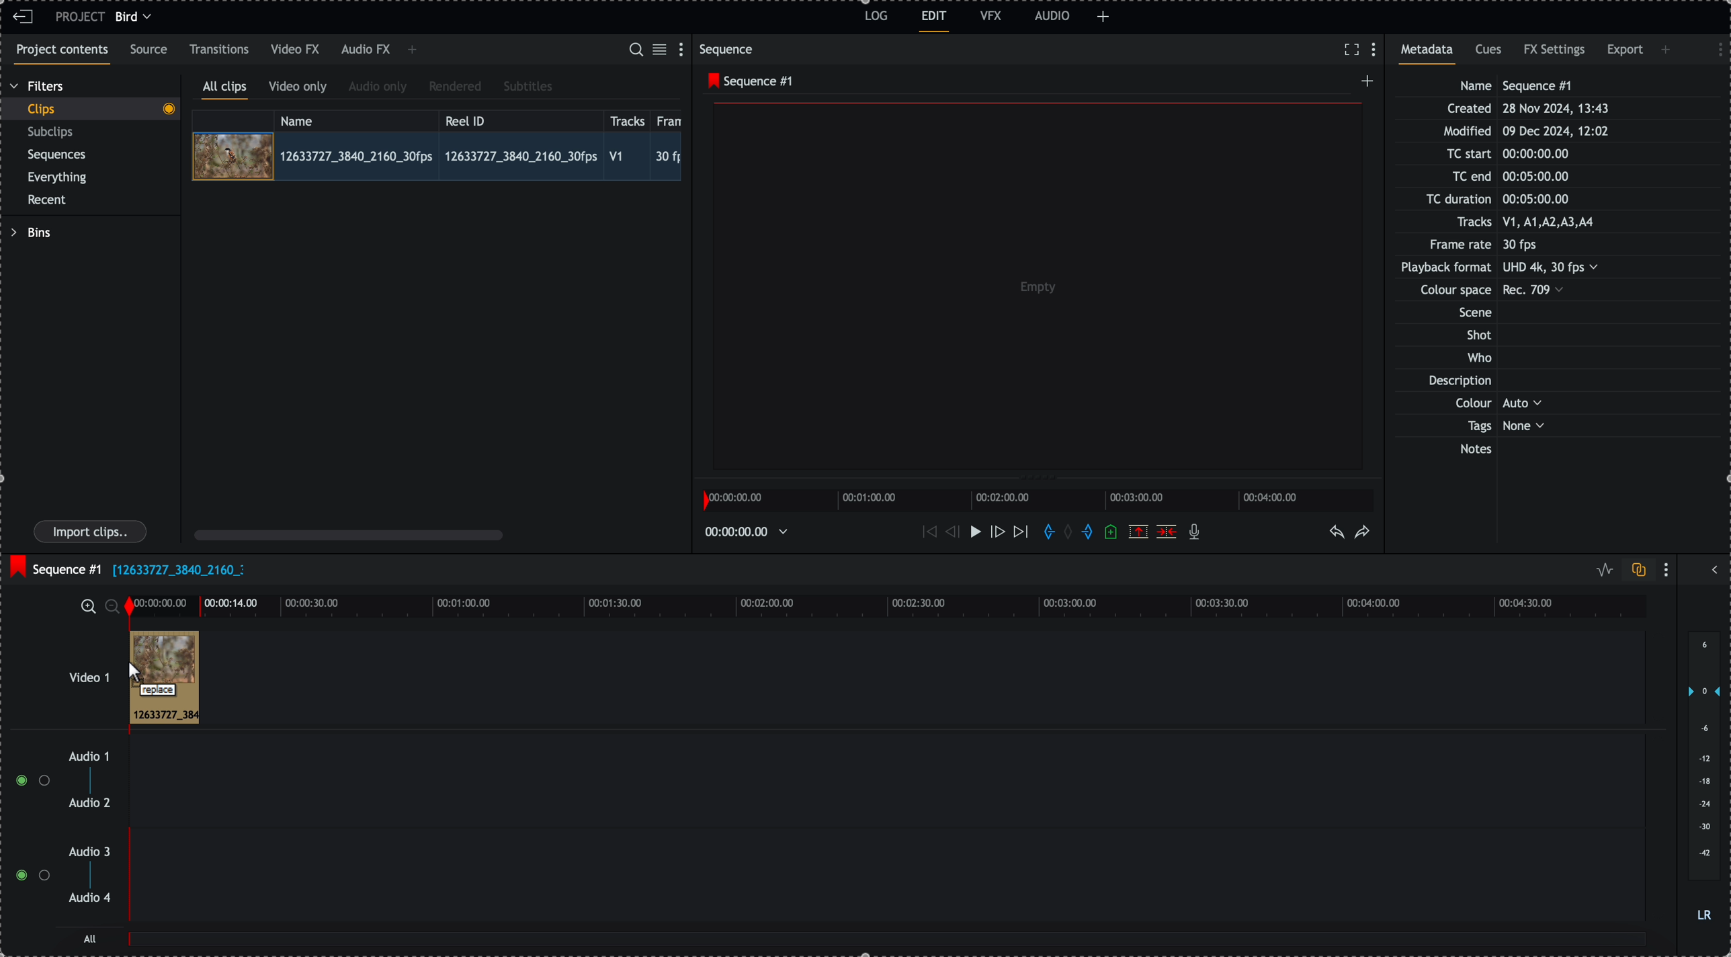 This screenshot has width=1731, height=957. Describe the element at coordinates (1112, 533) in the screenshot. I see `add a cue at the current position` at that location.